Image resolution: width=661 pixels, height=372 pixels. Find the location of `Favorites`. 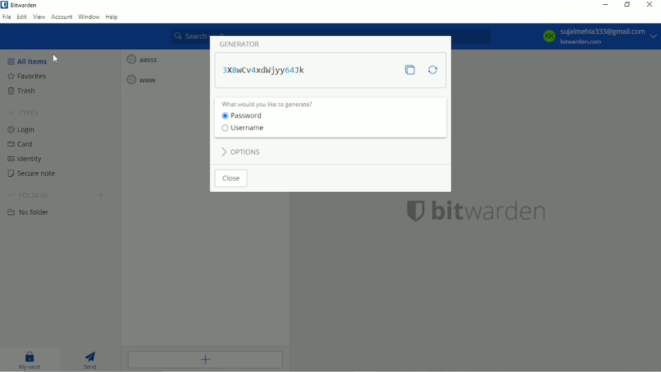

Favorites is located at coordinates (29, 76).